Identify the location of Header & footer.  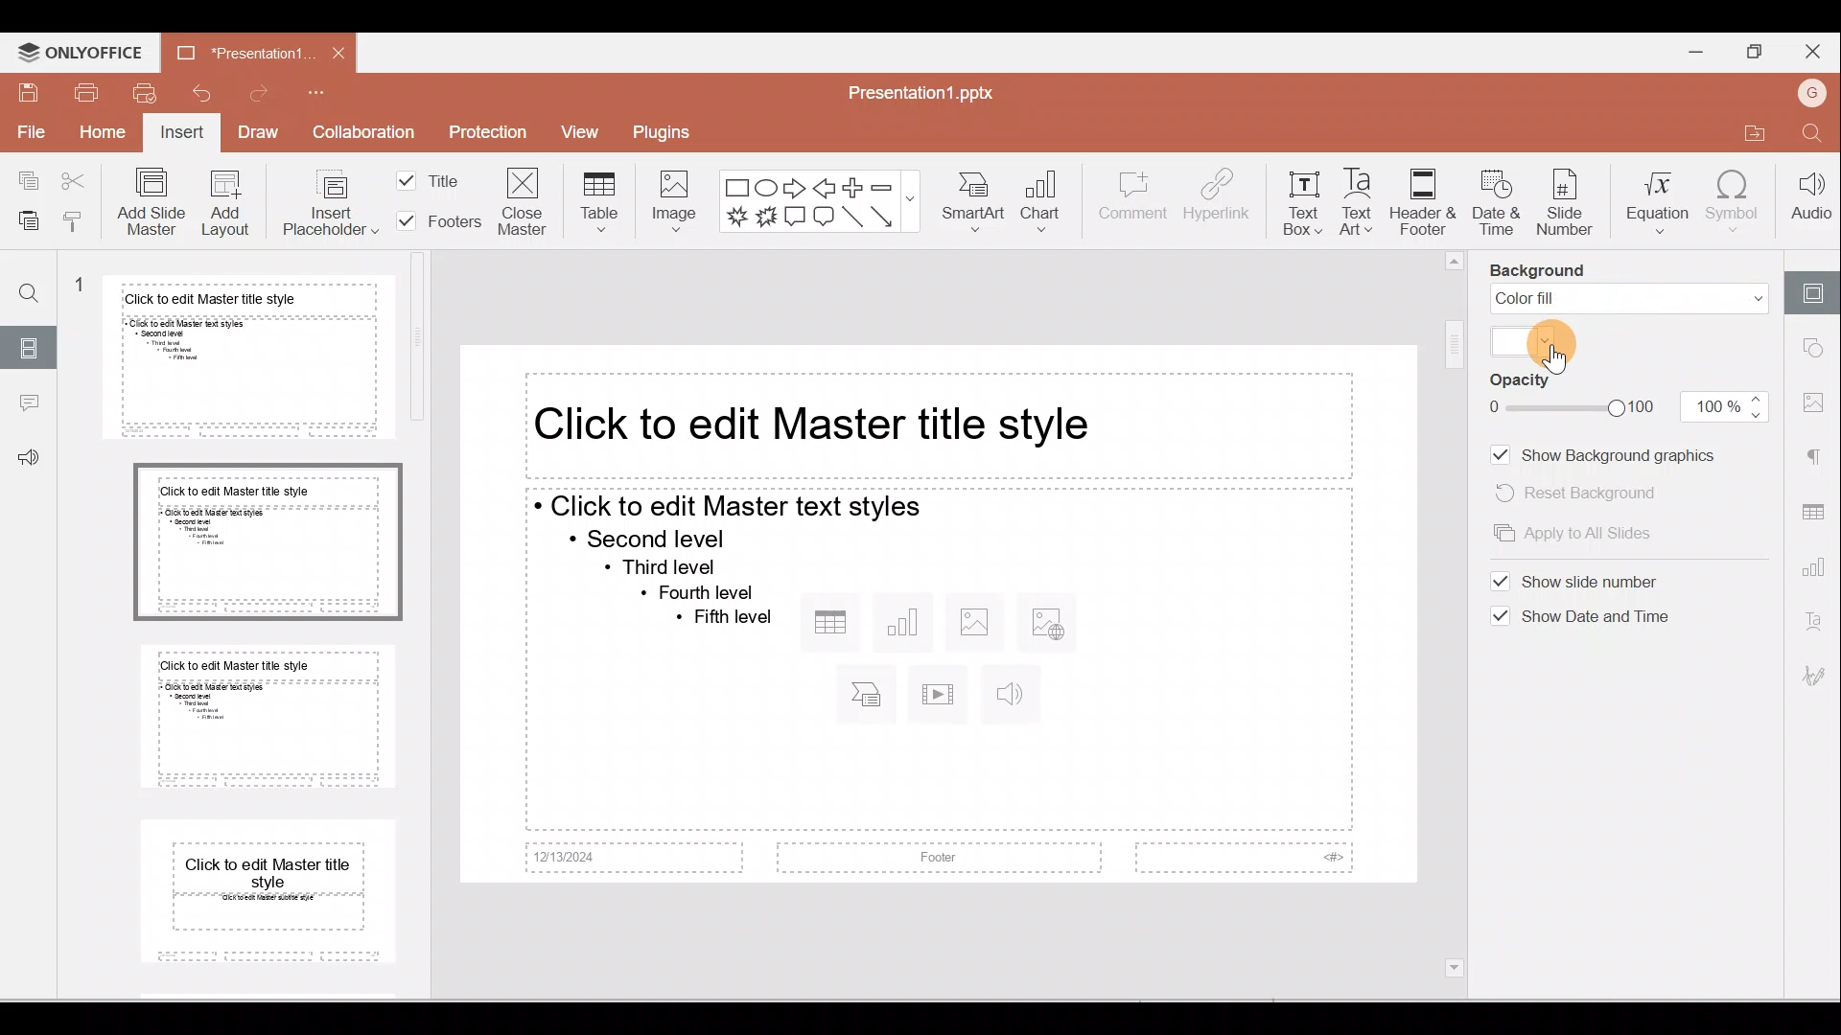
(1421, 201).